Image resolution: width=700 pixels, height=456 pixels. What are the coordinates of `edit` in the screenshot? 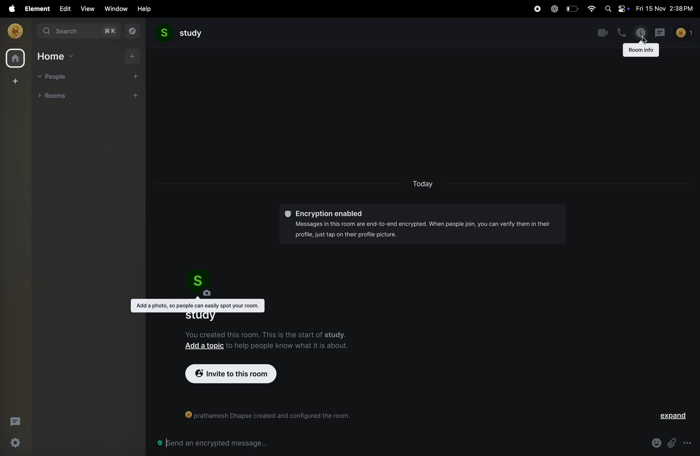 It's located at (64, 8).